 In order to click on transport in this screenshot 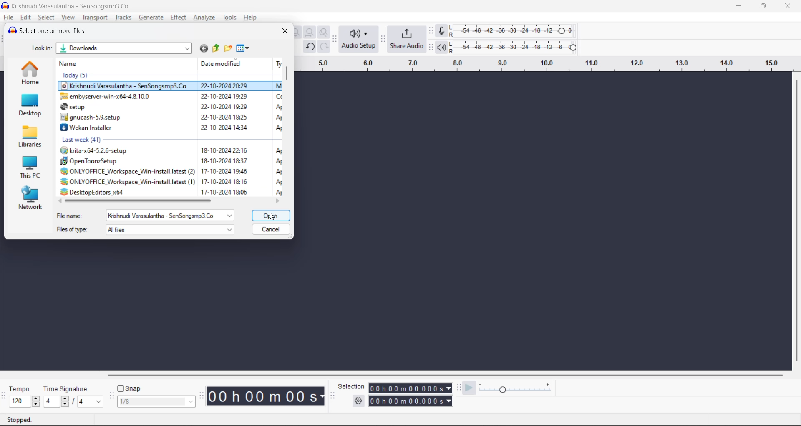, I will do `click(95, 18)`.